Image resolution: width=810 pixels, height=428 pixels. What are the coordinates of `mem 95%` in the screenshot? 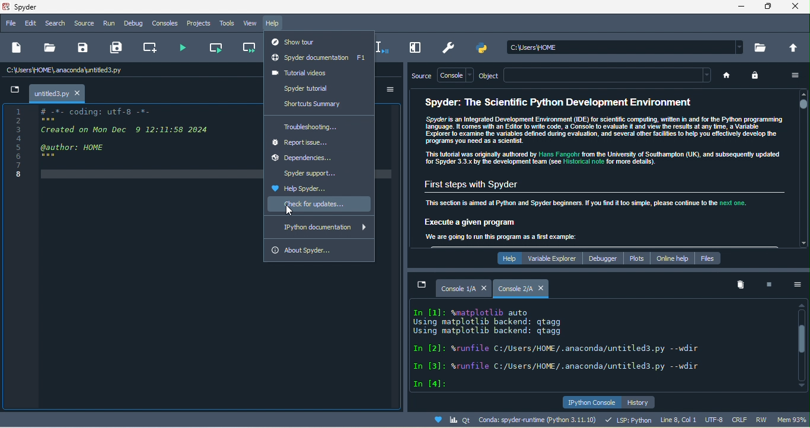 It's located at (792, 420).